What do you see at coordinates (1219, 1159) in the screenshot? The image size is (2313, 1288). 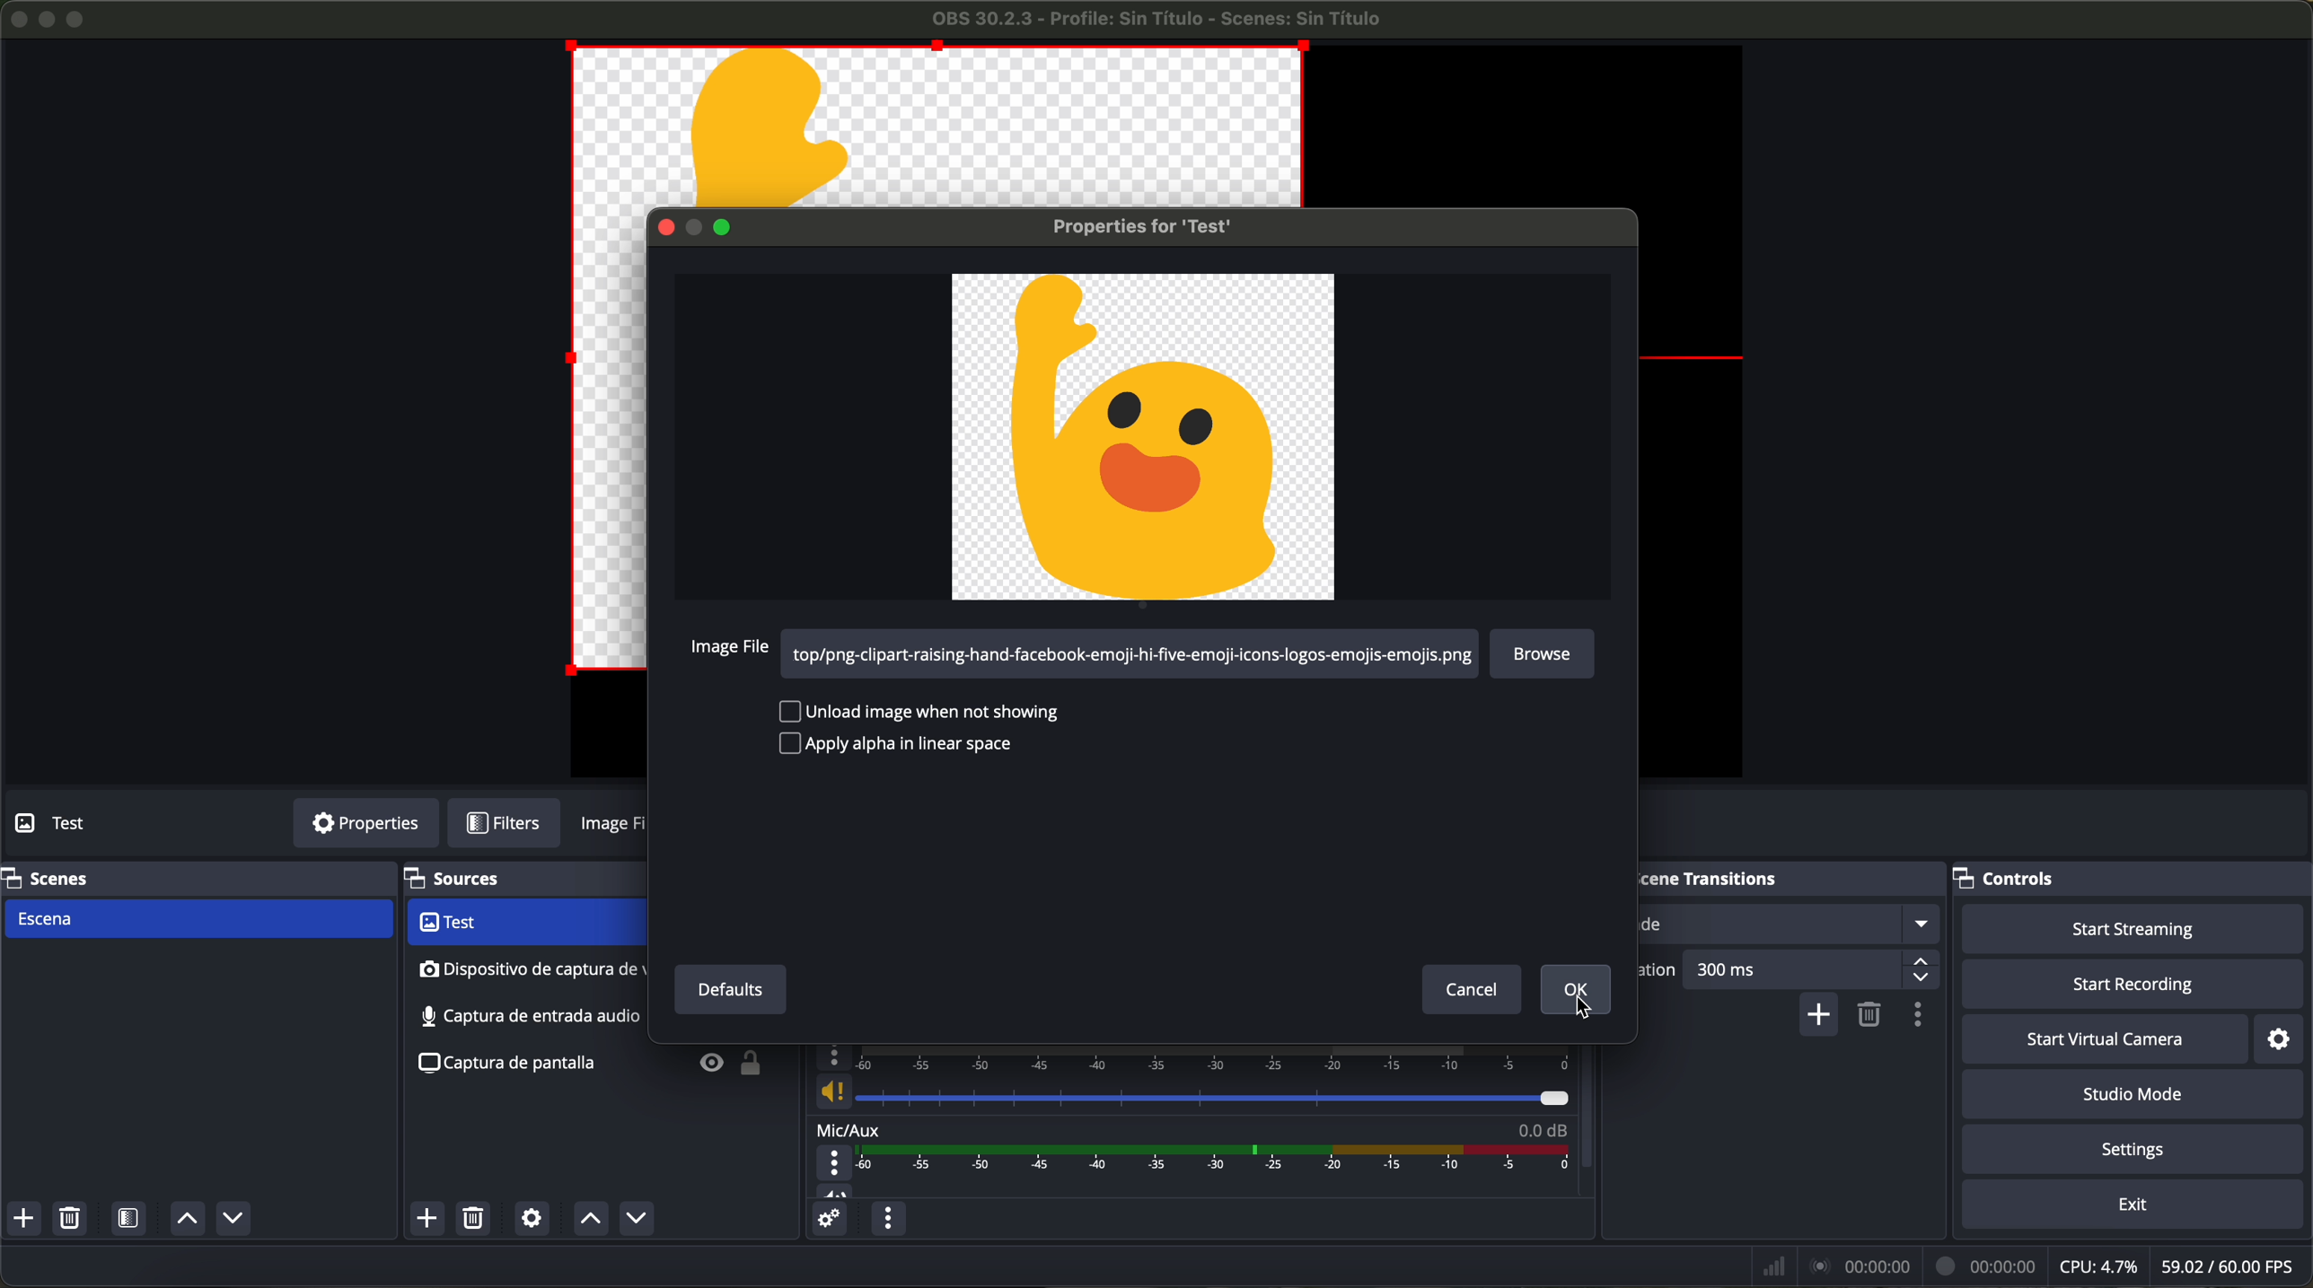 I see `timeline` at bounding box center [1219, 1159].